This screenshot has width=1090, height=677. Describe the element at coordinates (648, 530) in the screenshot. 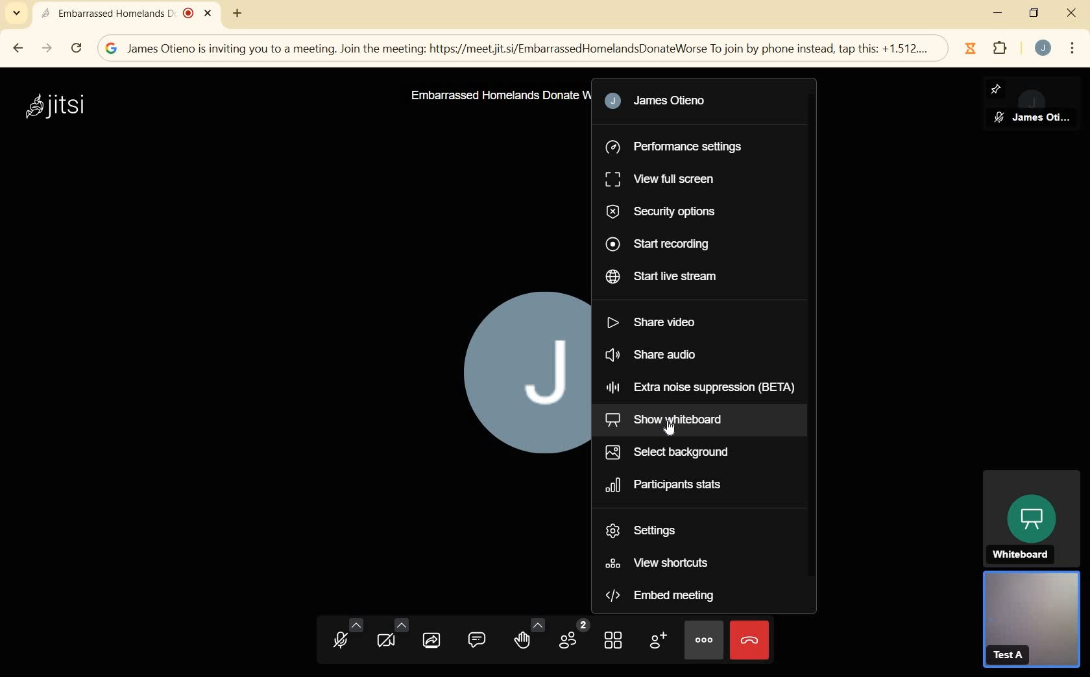

I see `SETTINGS` at that location.